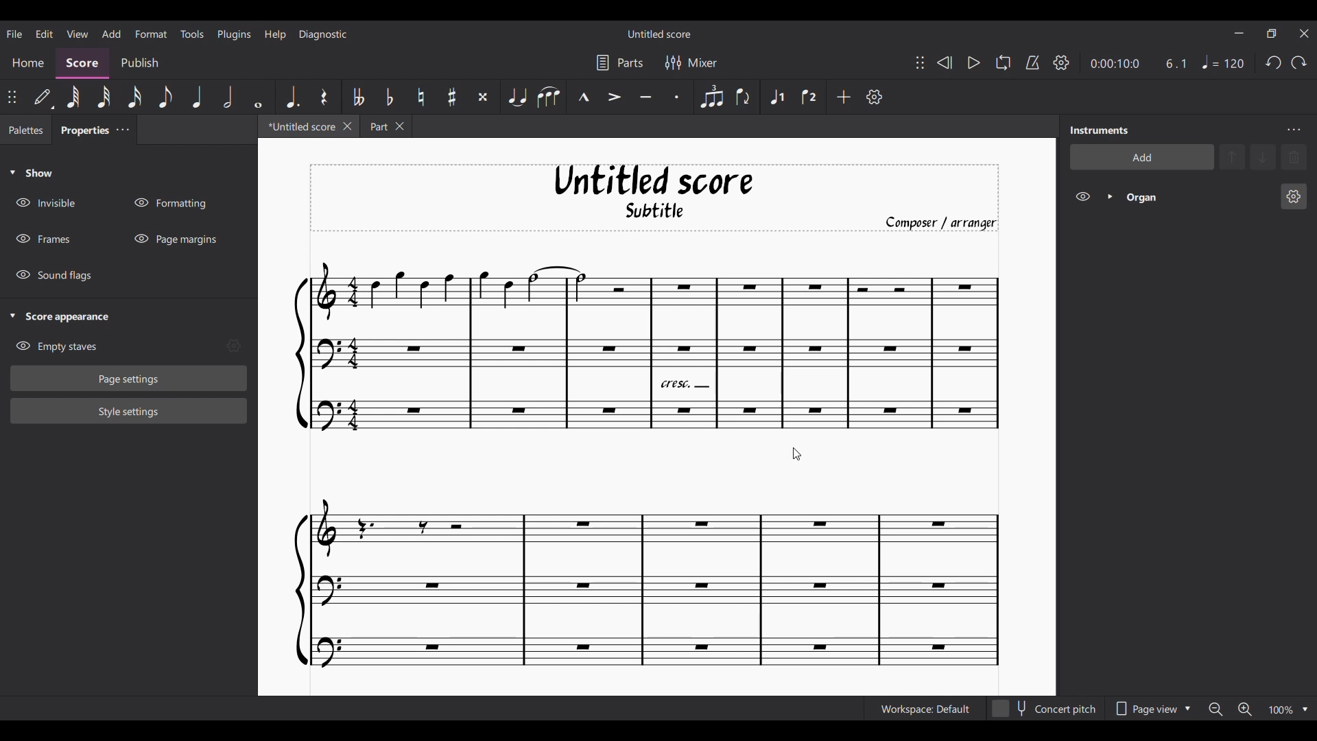 The image size is (1317, 741). Describe the element at coordinates (1263, 156) in the screenshot. I see `Move selection down` at that location.